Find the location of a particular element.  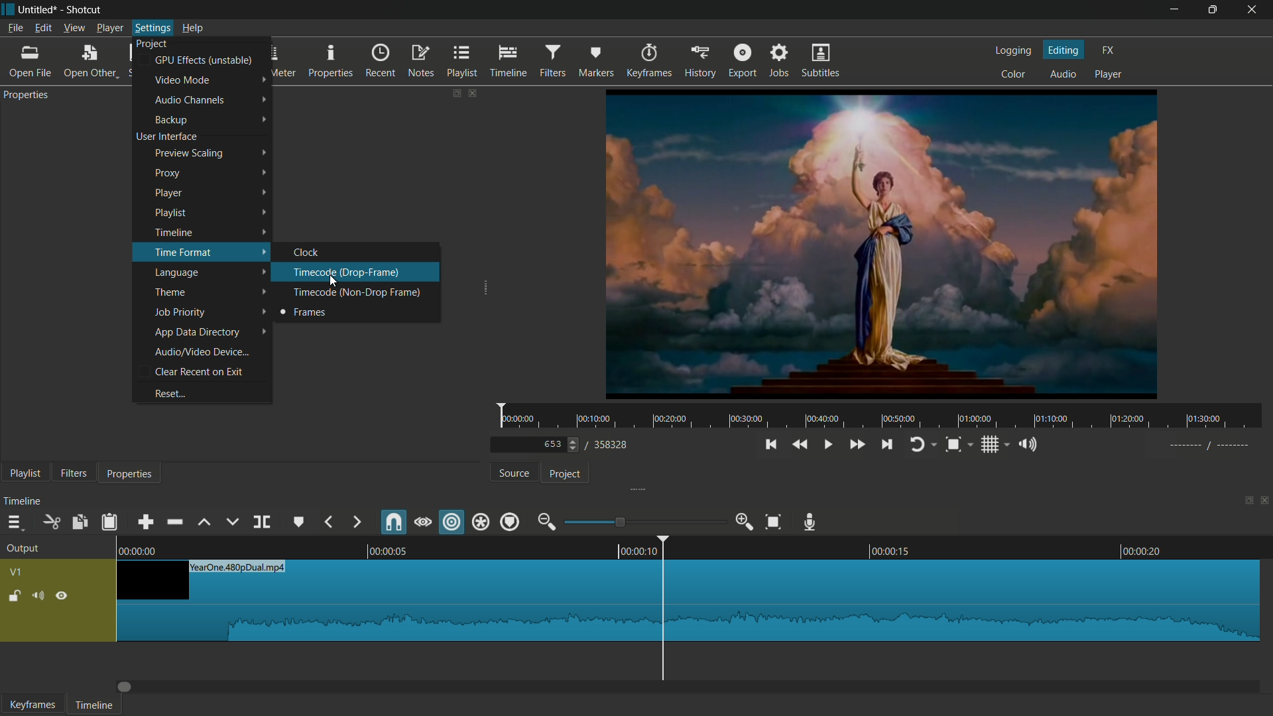

audio channels is located at coordinates (190, 100).